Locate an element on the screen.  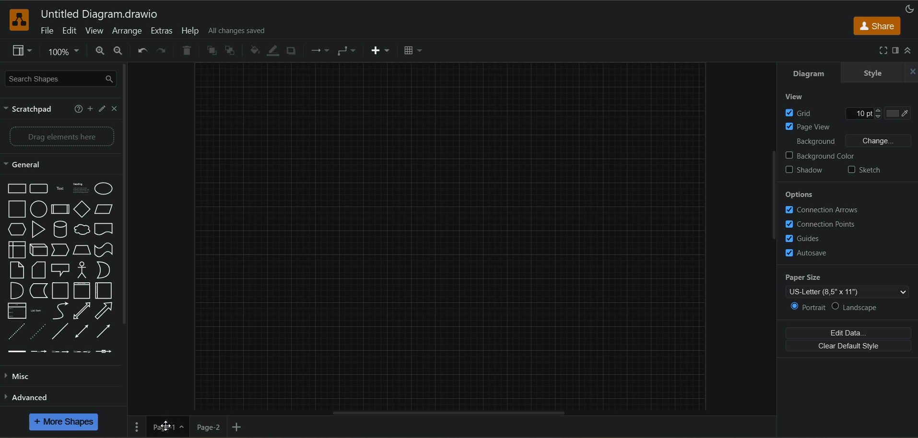
sketch is located at coordinates (865, 171).